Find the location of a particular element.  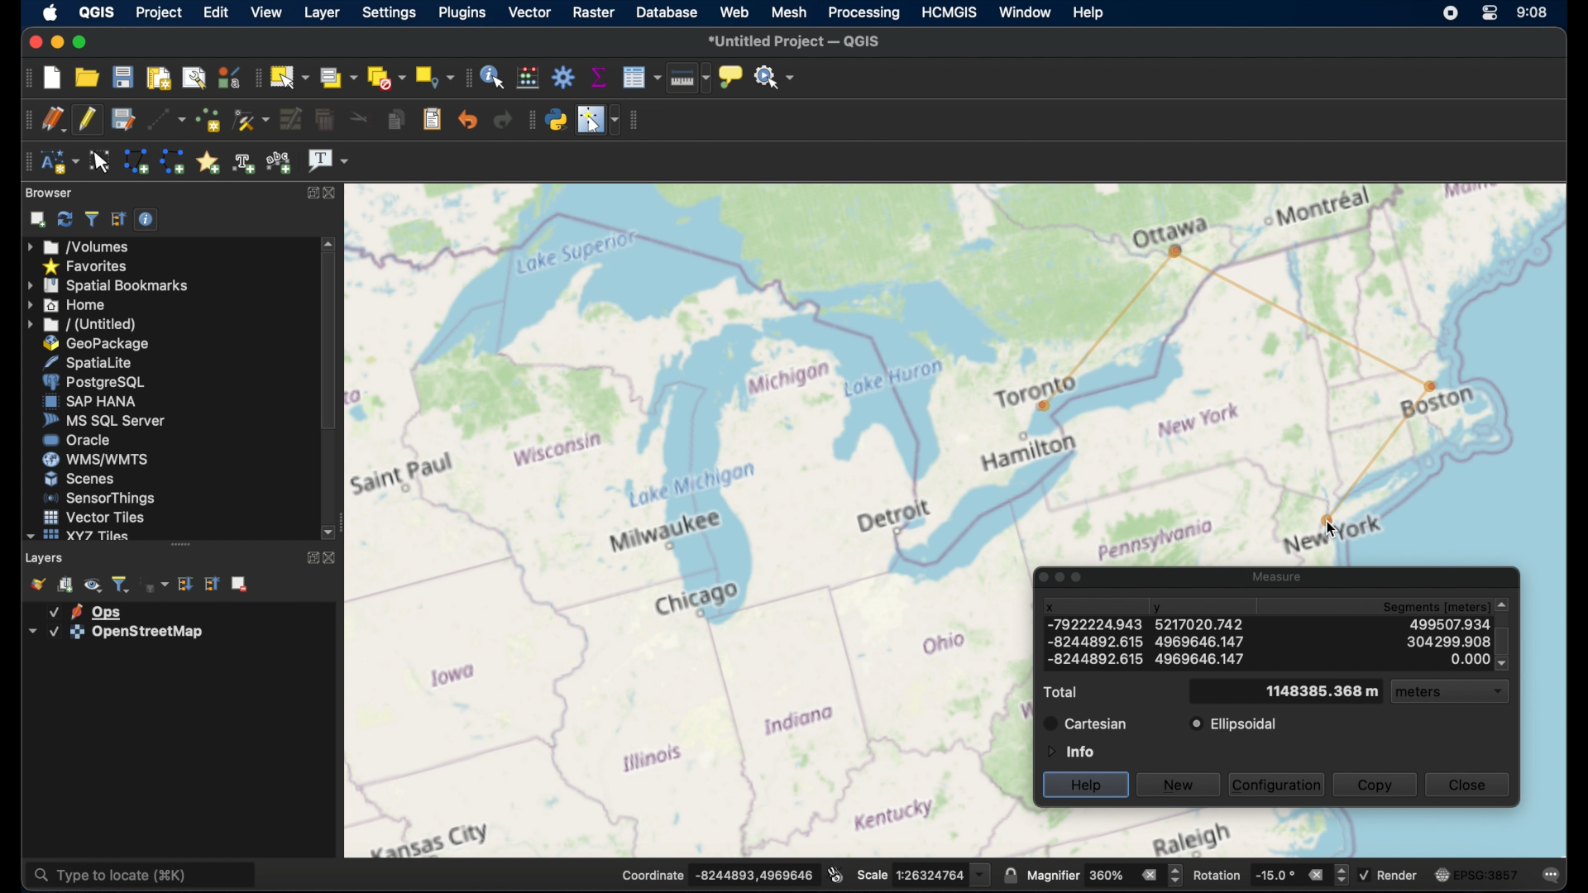

y is located at coordinates (1198, 659).